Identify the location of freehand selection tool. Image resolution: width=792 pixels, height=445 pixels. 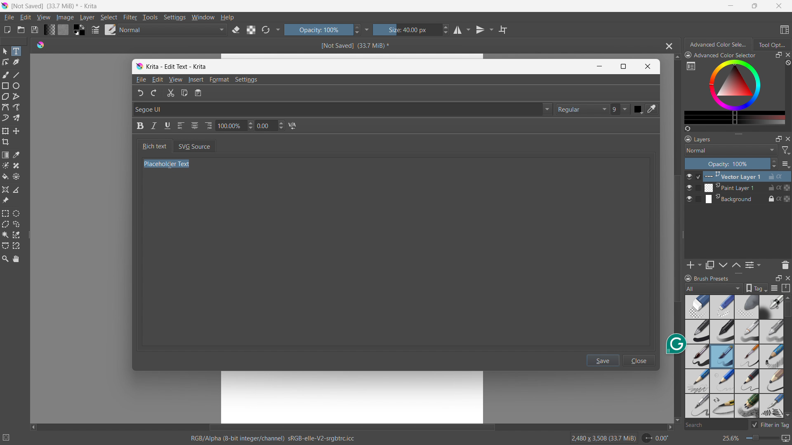
(16, 224).